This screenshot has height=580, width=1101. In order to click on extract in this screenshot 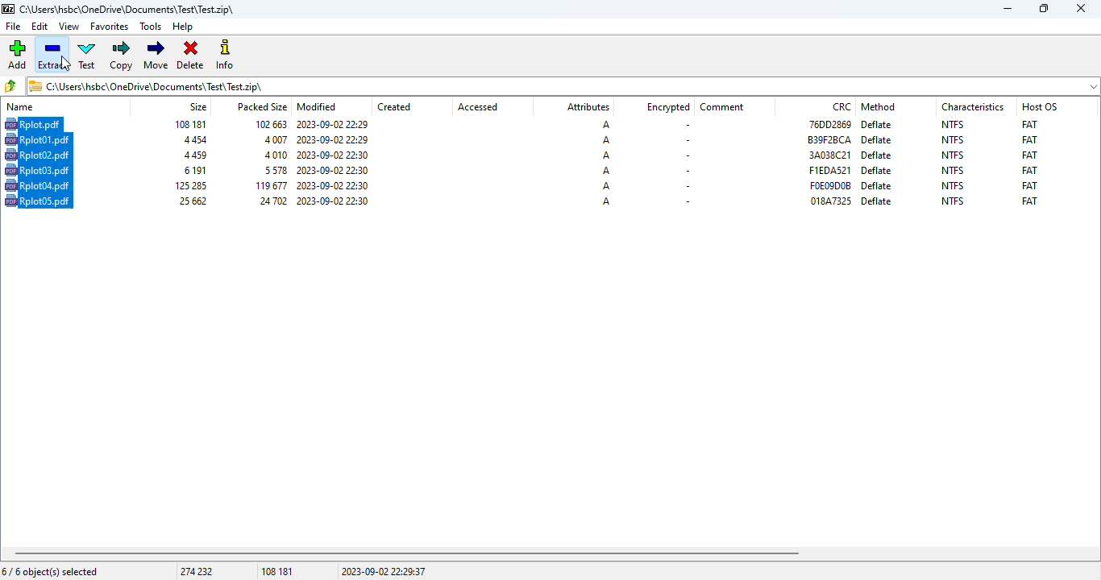, I will do `click(52, 56)`.